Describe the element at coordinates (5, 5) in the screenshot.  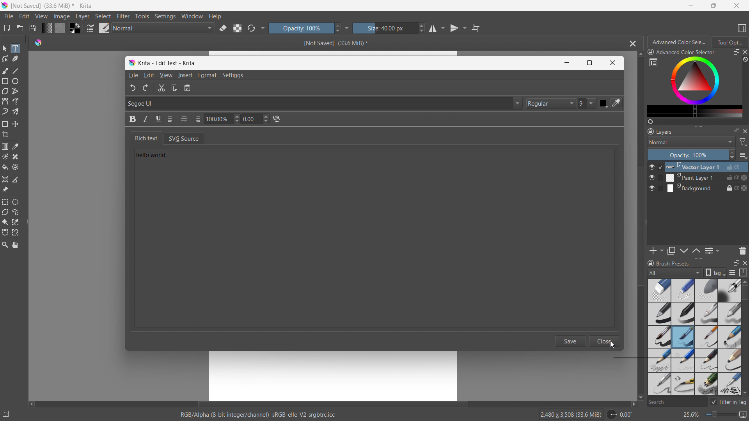
I see `logo` at that location.